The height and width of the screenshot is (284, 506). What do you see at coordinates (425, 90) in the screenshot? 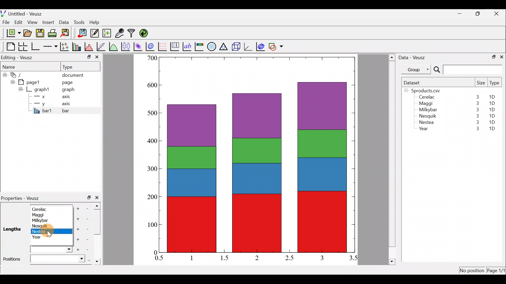
I see `5products.csv` at bounding box center [425, 90].